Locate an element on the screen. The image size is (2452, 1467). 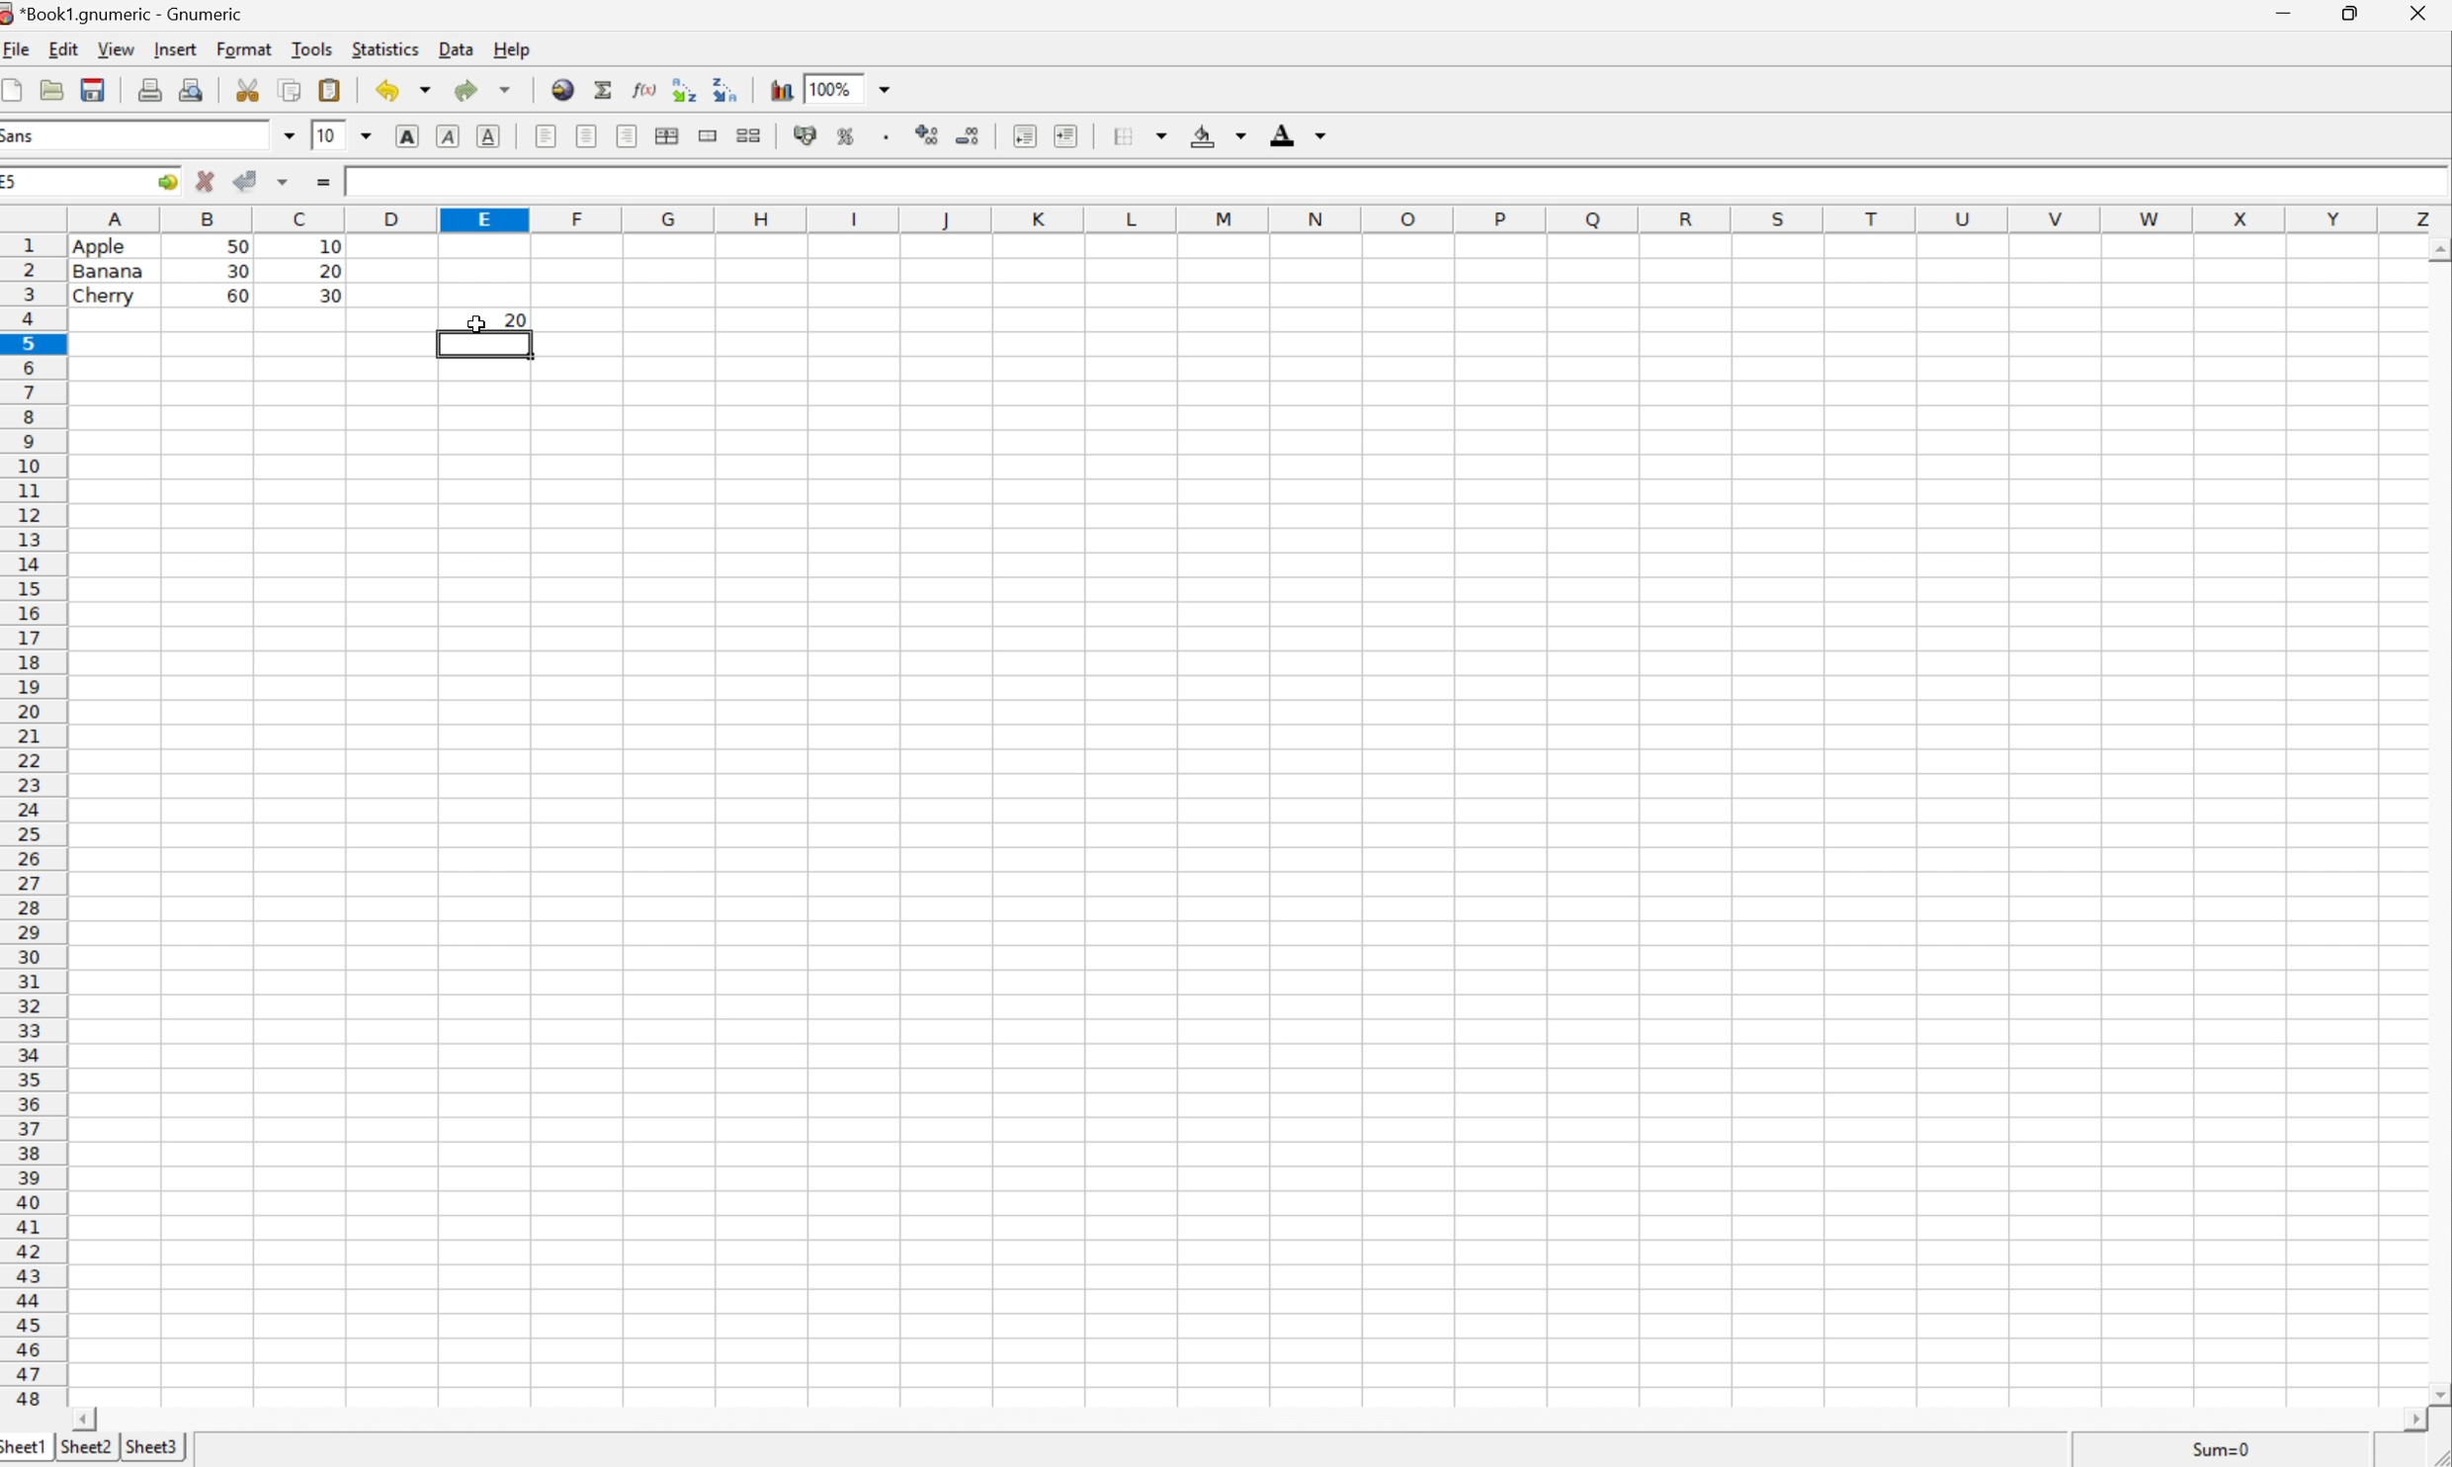
cancel changes is located at coordinates (206, 181).